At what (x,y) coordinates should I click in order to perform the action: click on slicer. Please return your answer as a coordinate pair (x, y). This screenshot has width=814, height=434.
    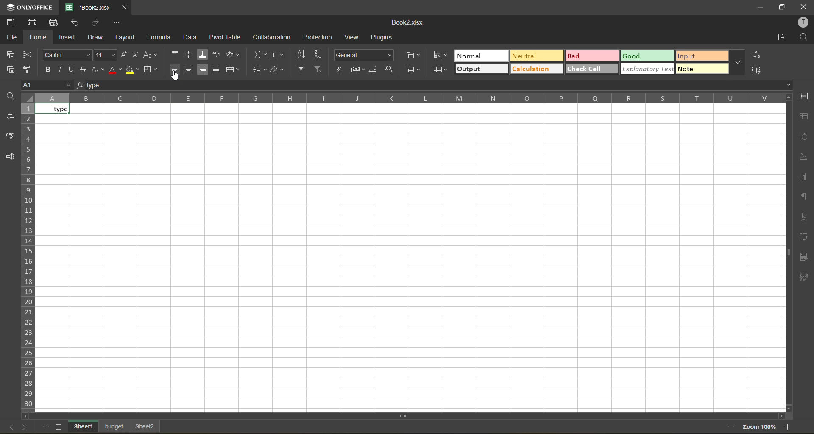
    Looking at the image, I should click on (804, 256).